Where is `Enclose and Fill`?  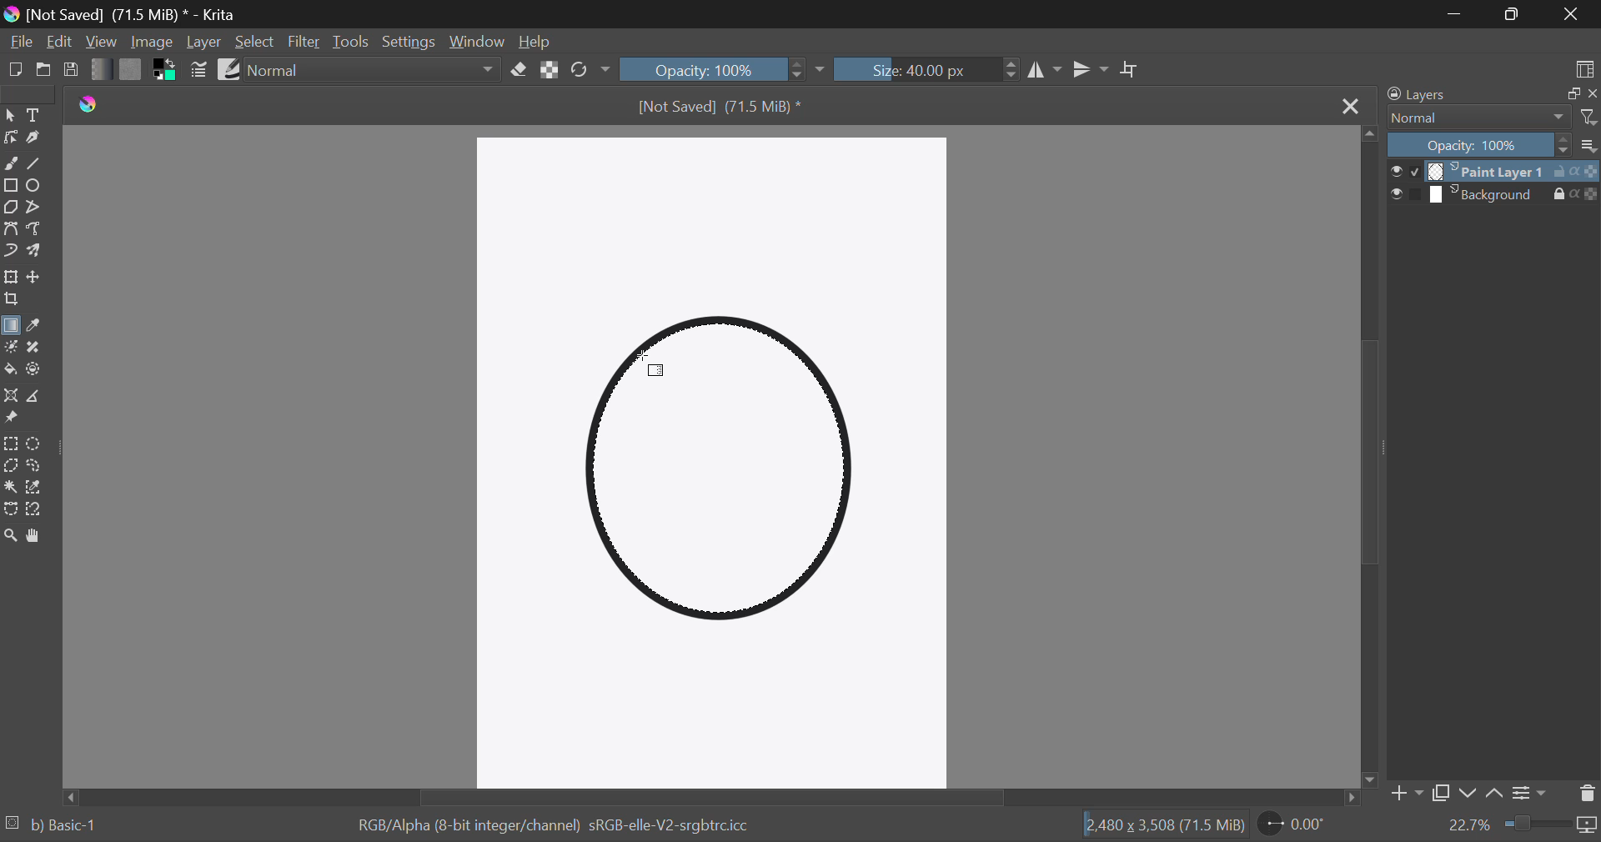 Enclose and Fill is located at coordinates (39, 369).